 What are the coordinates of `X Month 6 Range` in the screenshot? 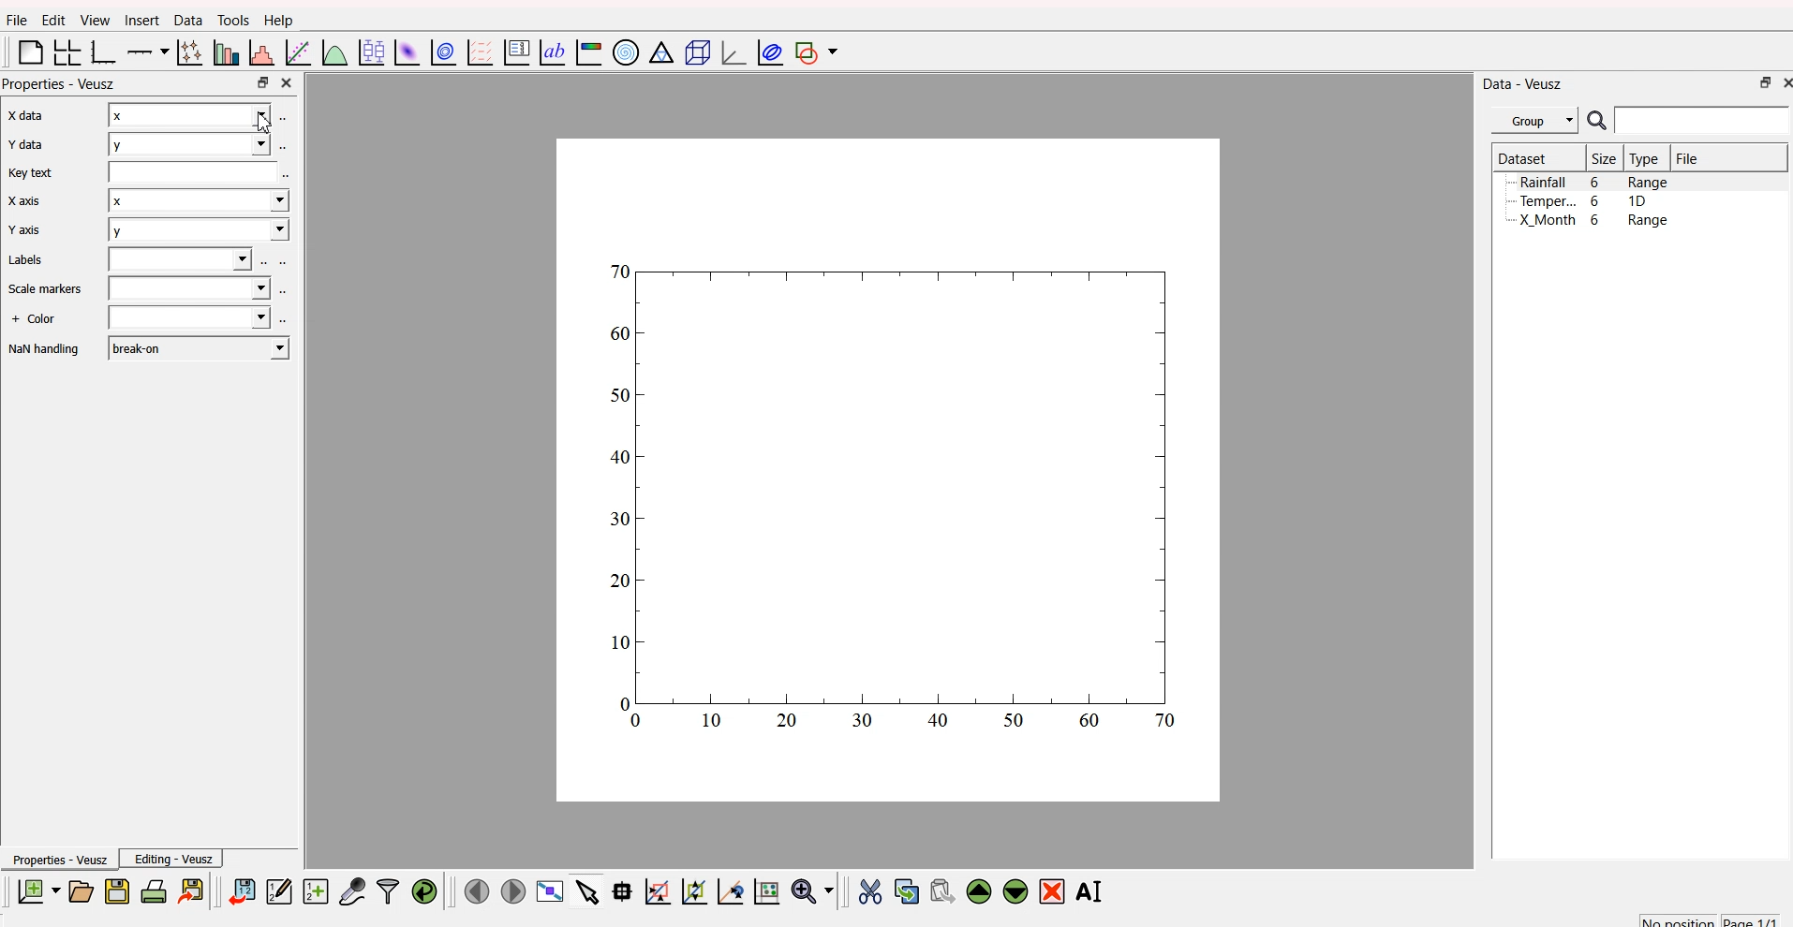 It's located at (1593, 220).